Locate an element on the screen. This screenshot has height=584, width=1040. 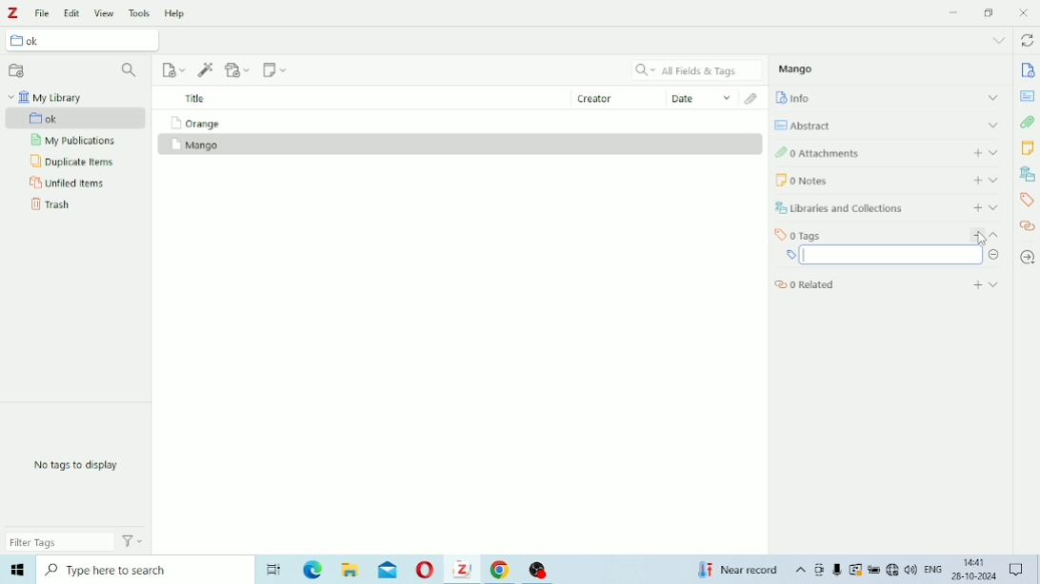
Trash is located at coordinates (53, 204).